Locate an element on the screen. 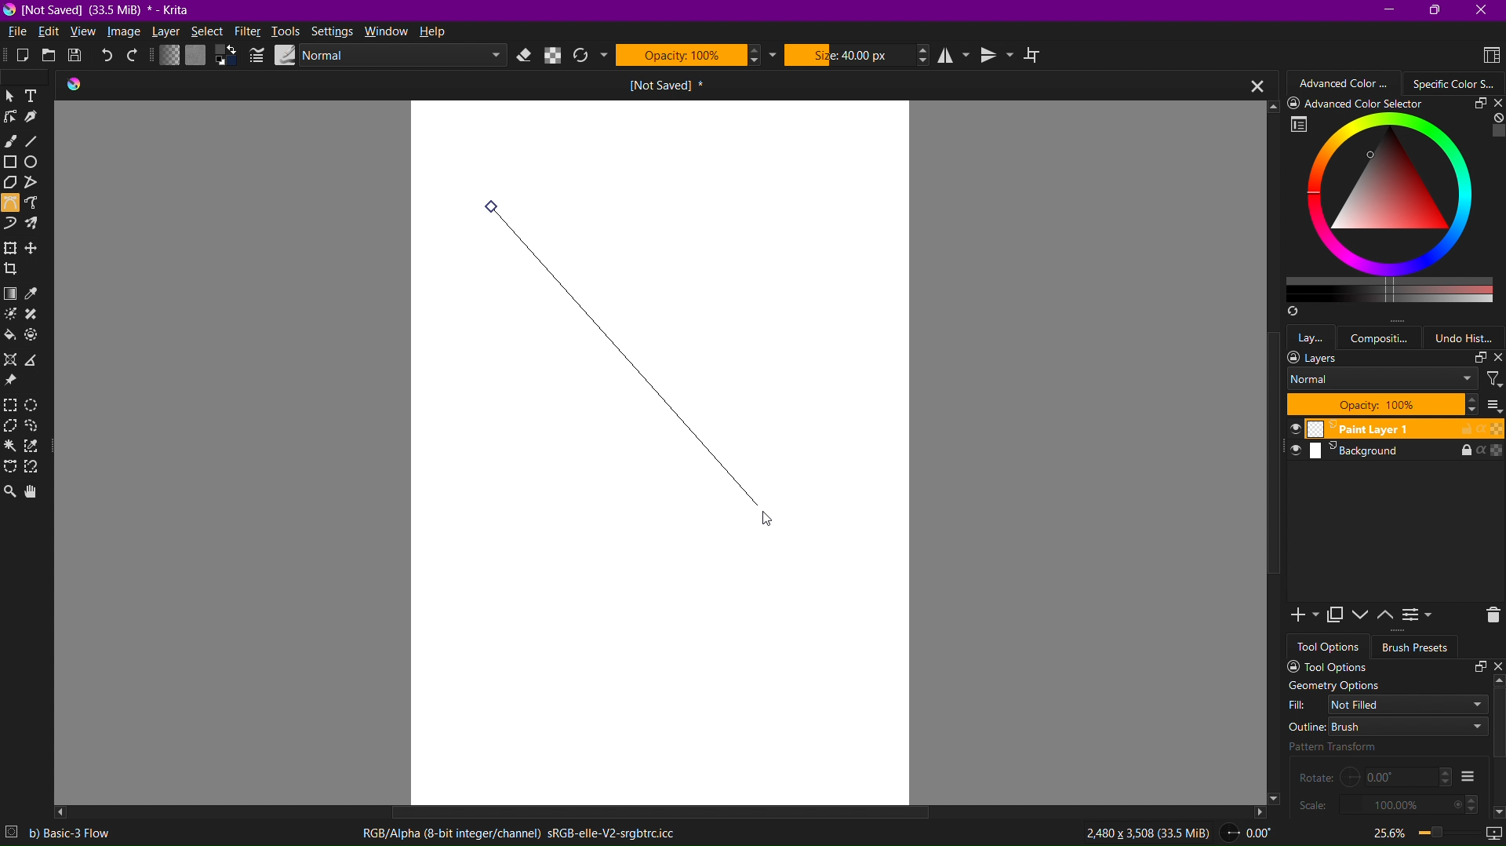  Smart Patch Tool is located at coordinates (38, 315).